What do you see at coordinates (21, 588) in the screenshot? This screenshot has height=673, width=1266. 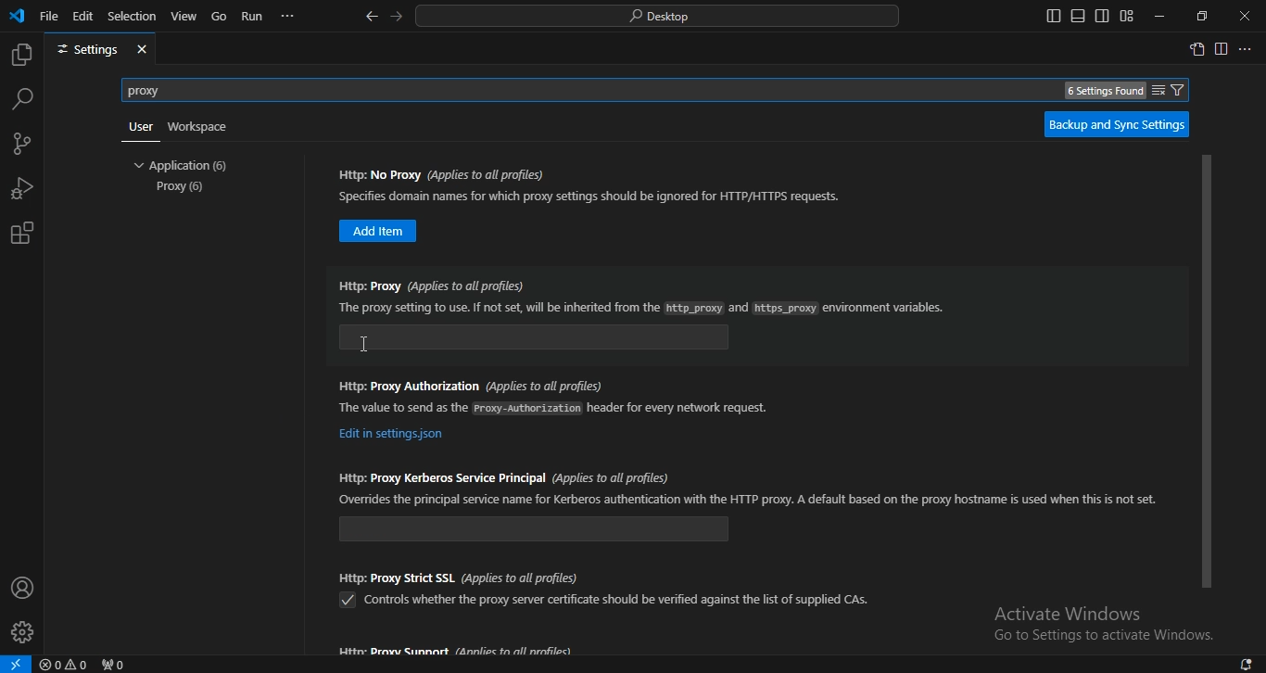 I see `accounts` at bounding box center [21, 588].